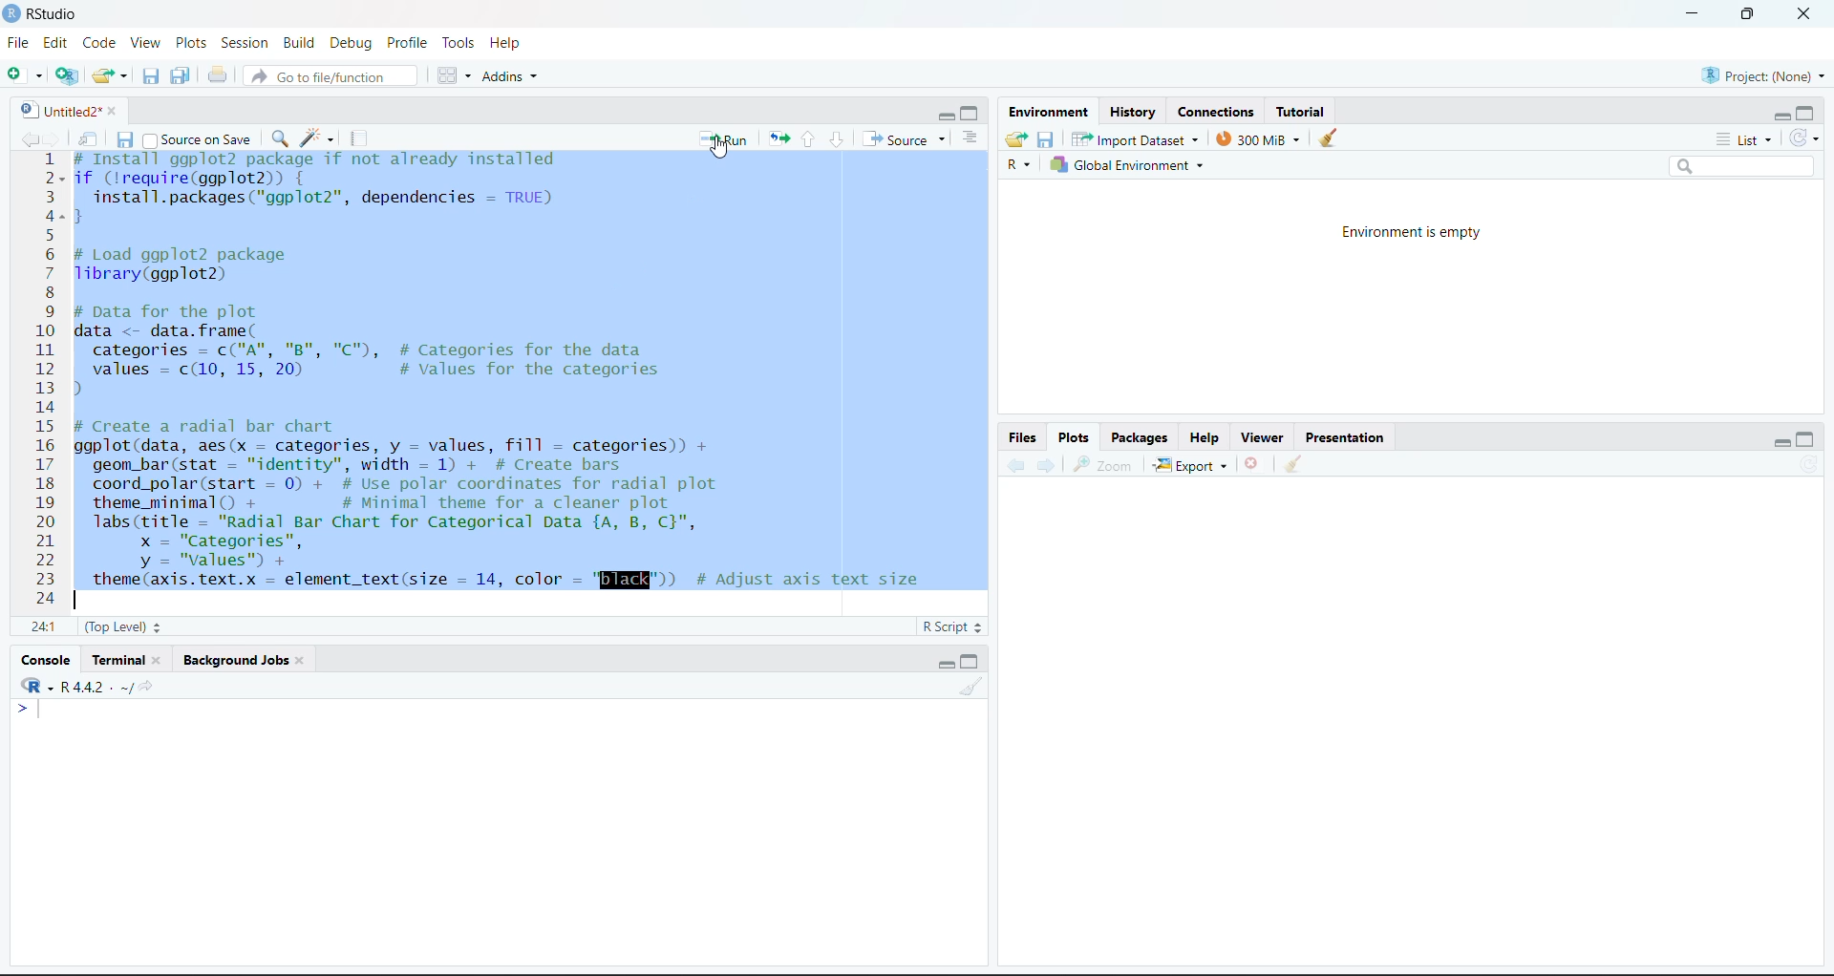  I want to click on Environment, so click(1046, 114).